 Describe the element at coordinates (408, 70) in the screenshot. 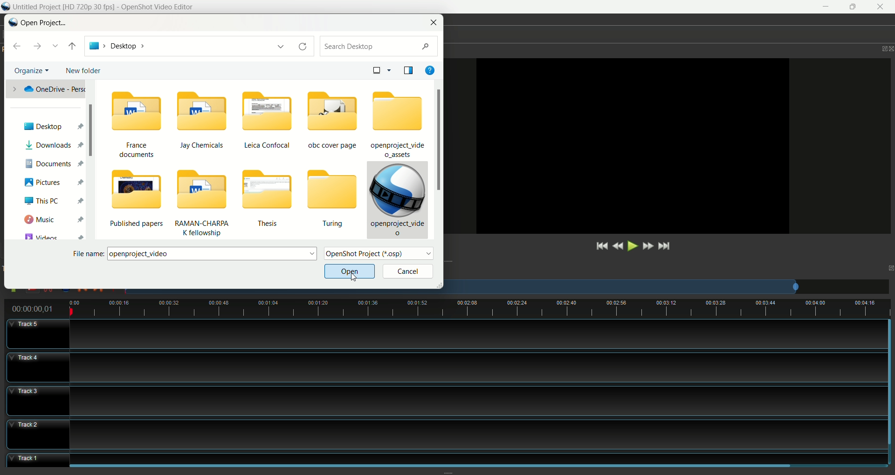

I see `preview pane` at that location.